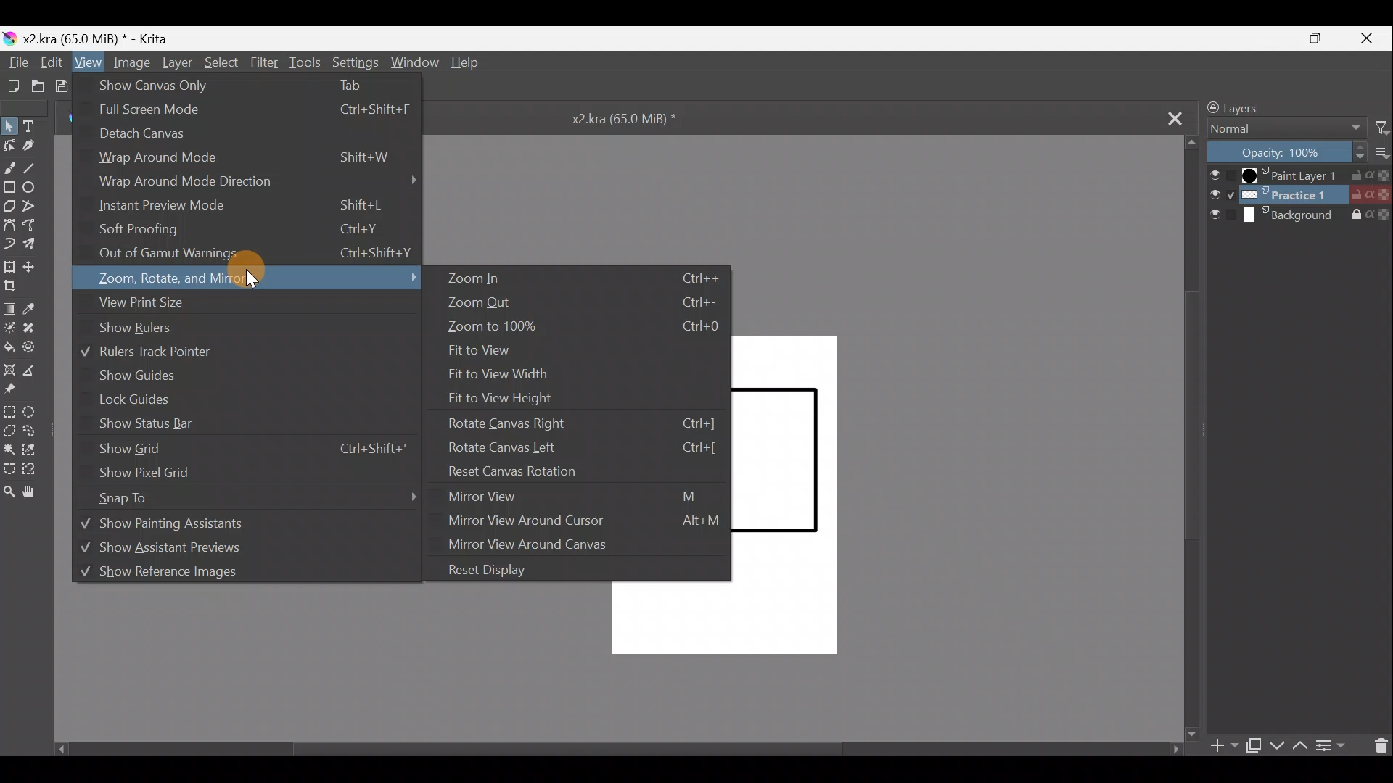 The height and width of the screenshot is (783, 1393). I want to click on View, so click(86, 62).